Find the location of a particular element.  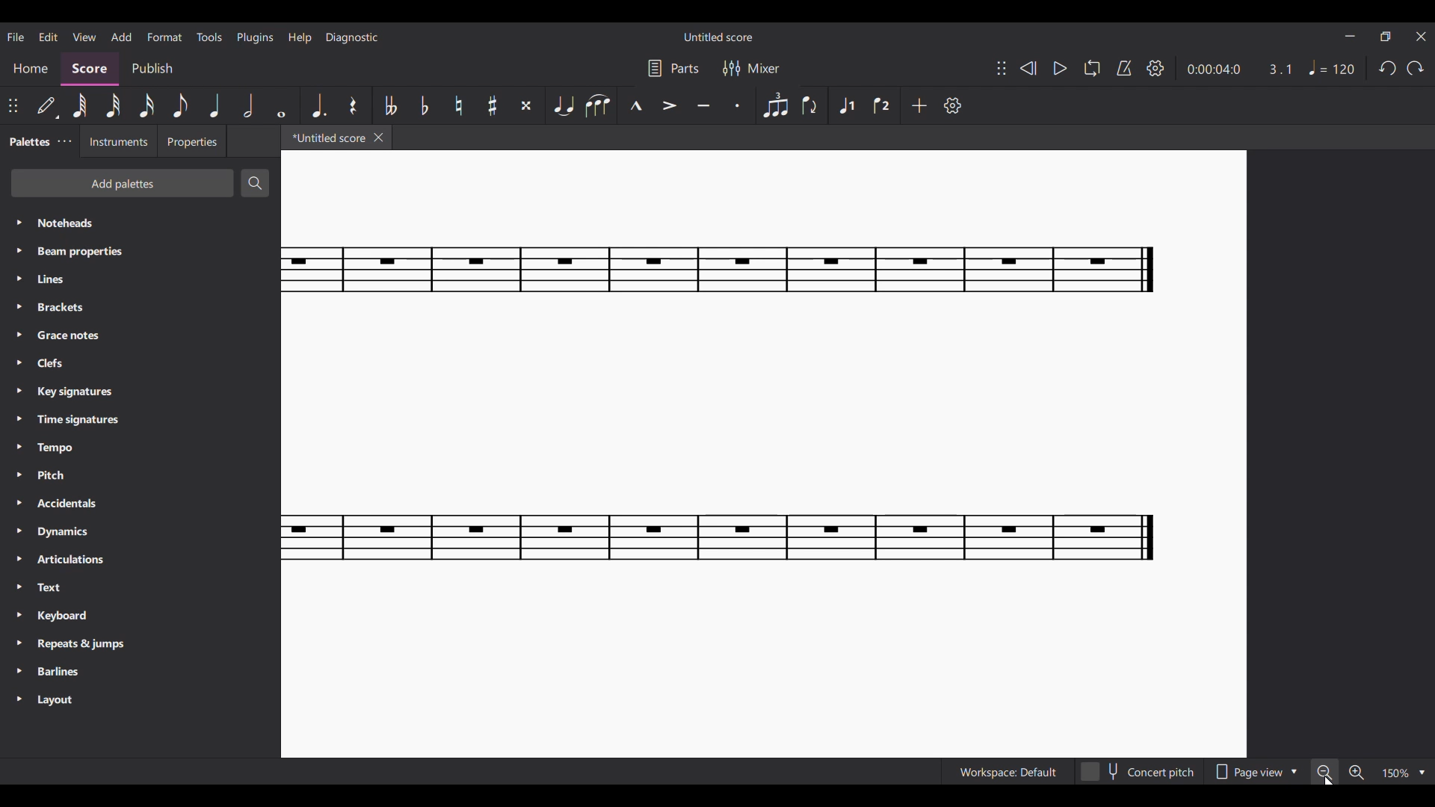

Home section is located at coordinates (31, 69).